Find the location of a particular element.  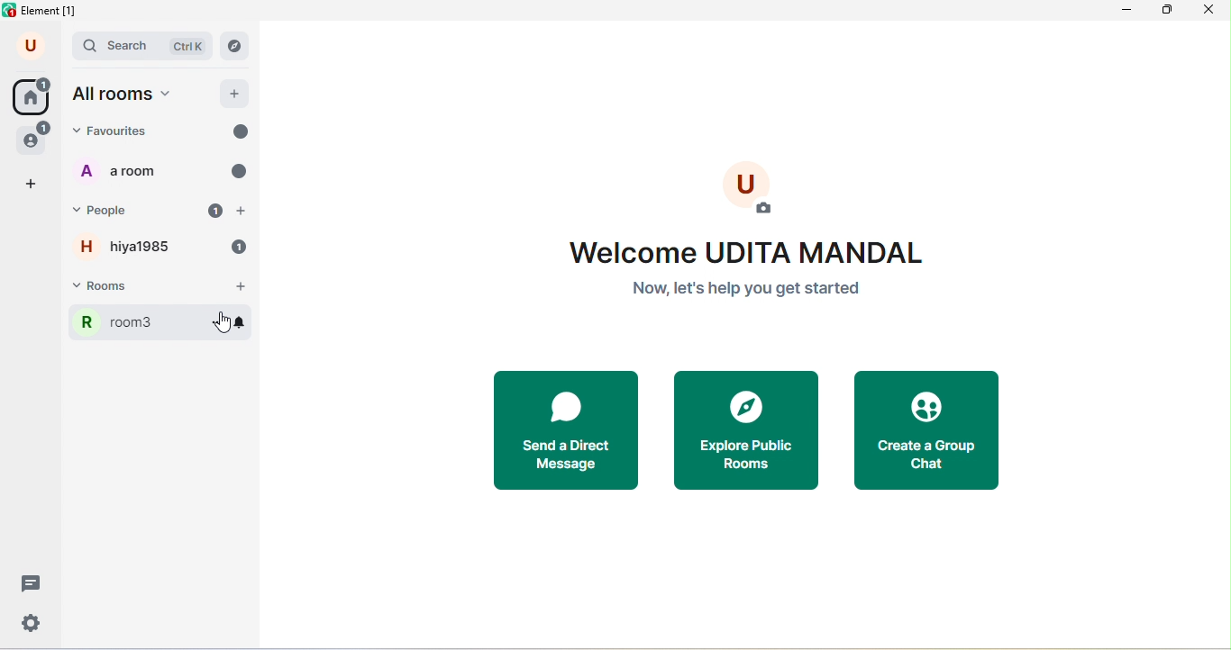

maximize is located at coordinates (1168, 13).